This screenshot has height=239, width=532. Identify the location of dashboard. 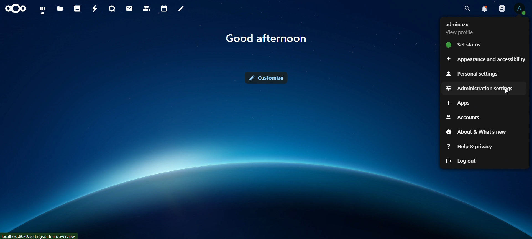
(43, 10).